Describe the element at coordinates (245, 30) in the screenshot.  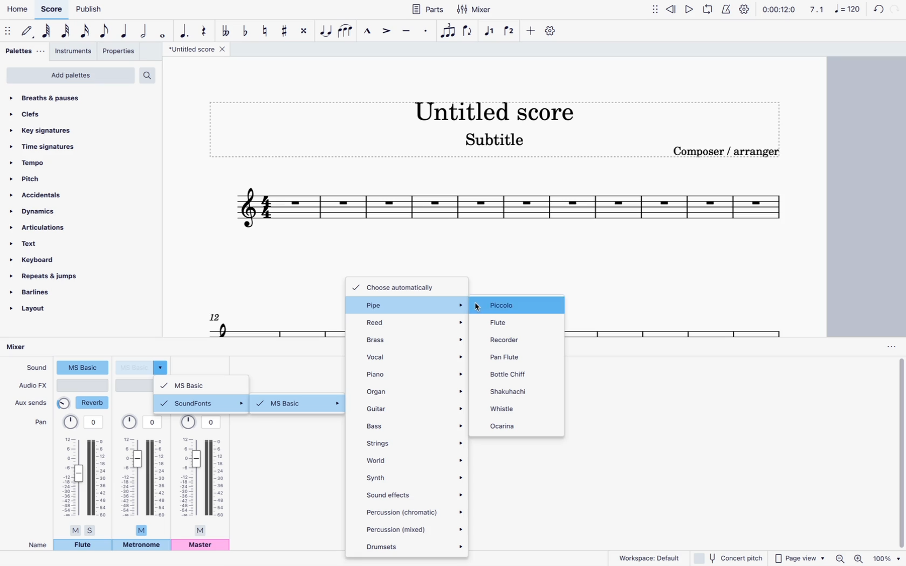
I see `toggle flat` at that location.